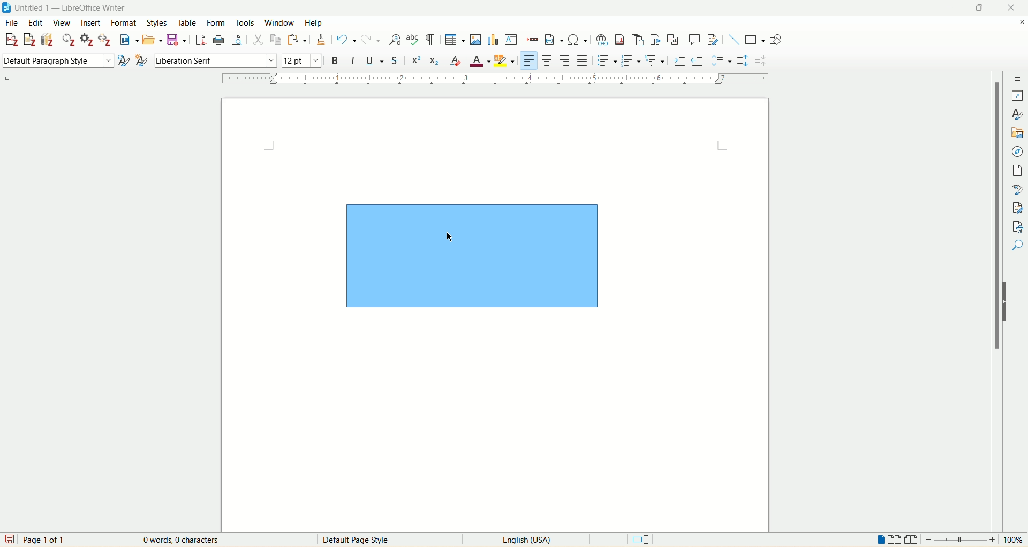 This screenshot has width=1028, height=547. Describe the element at coordinates (607, 60) in the screenshot. I see `unordered list` at that location.